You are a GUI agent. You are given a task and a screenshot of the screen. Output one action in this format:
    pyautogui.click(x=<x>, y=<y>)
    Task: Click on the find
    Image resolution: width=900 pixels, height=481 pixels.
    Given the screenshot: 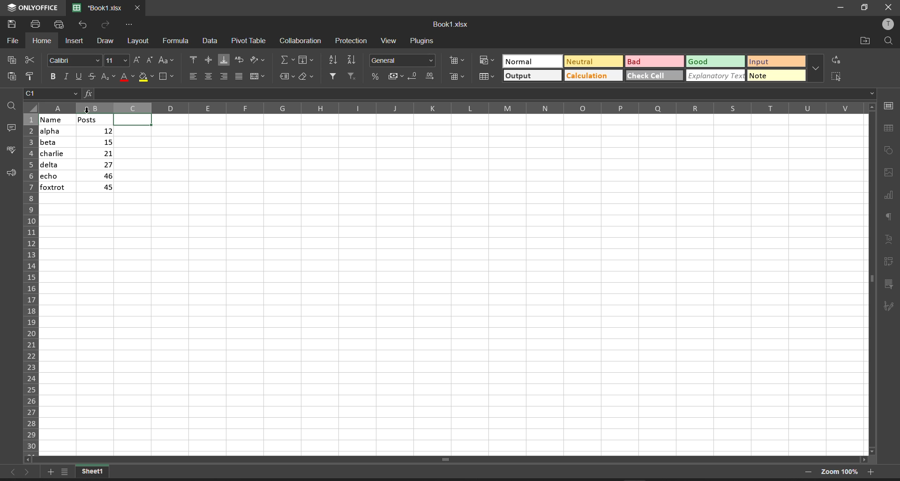 What is the action you would take?
    pyautogui.click(x=889, y=40)
    